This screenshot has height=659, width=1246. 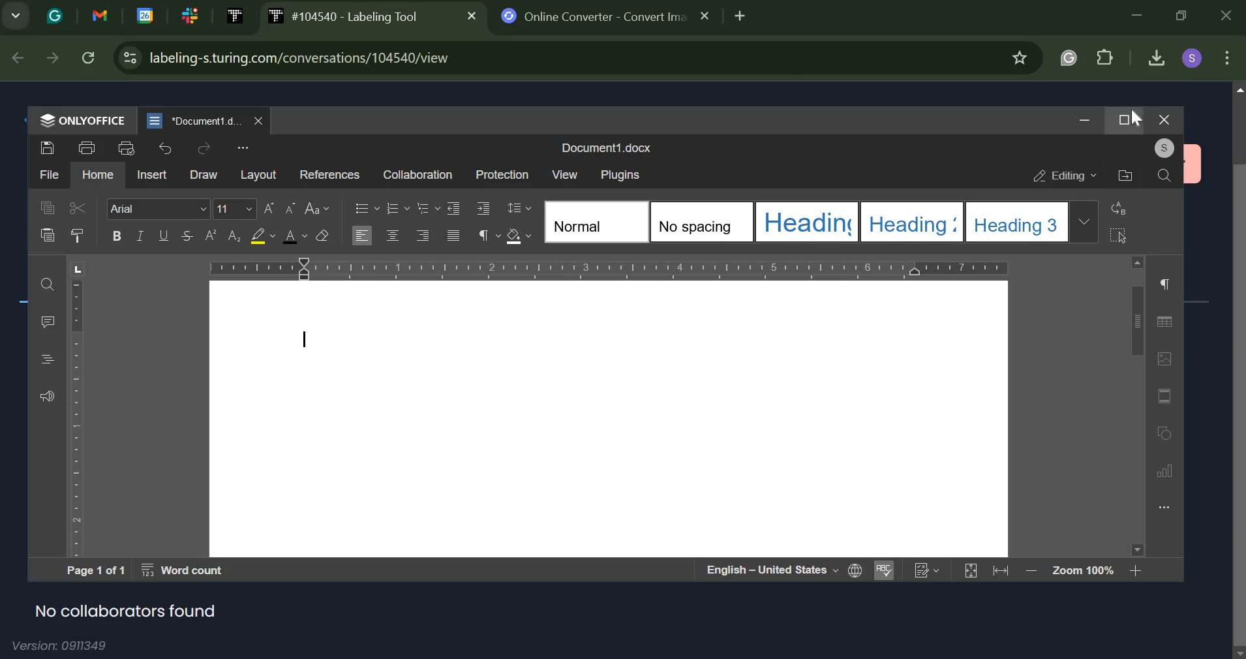 I want to click on undo, so click(x=166, y=148).